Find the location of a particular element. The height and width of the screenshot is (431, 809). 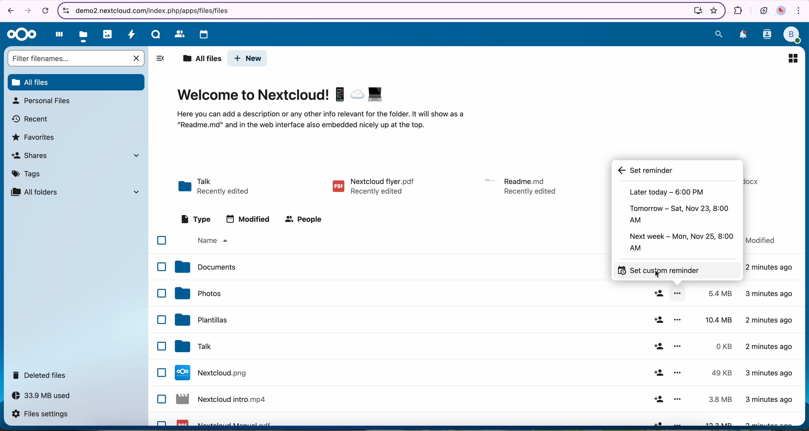

file is located at coordinates (755, 181).